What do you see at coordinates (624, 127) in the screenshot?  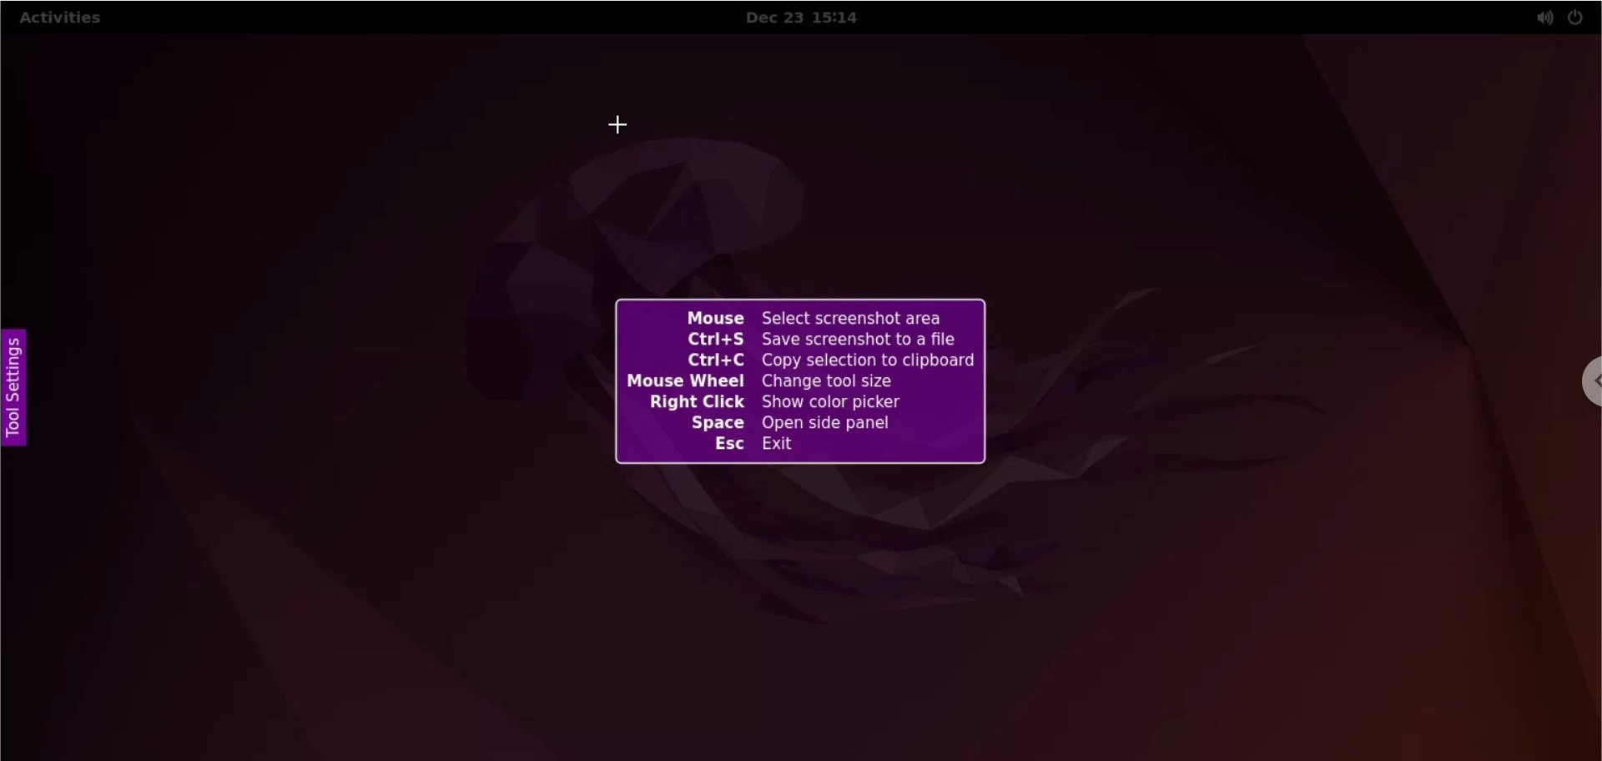 I see `cursor` at bounding box center [624, 127].